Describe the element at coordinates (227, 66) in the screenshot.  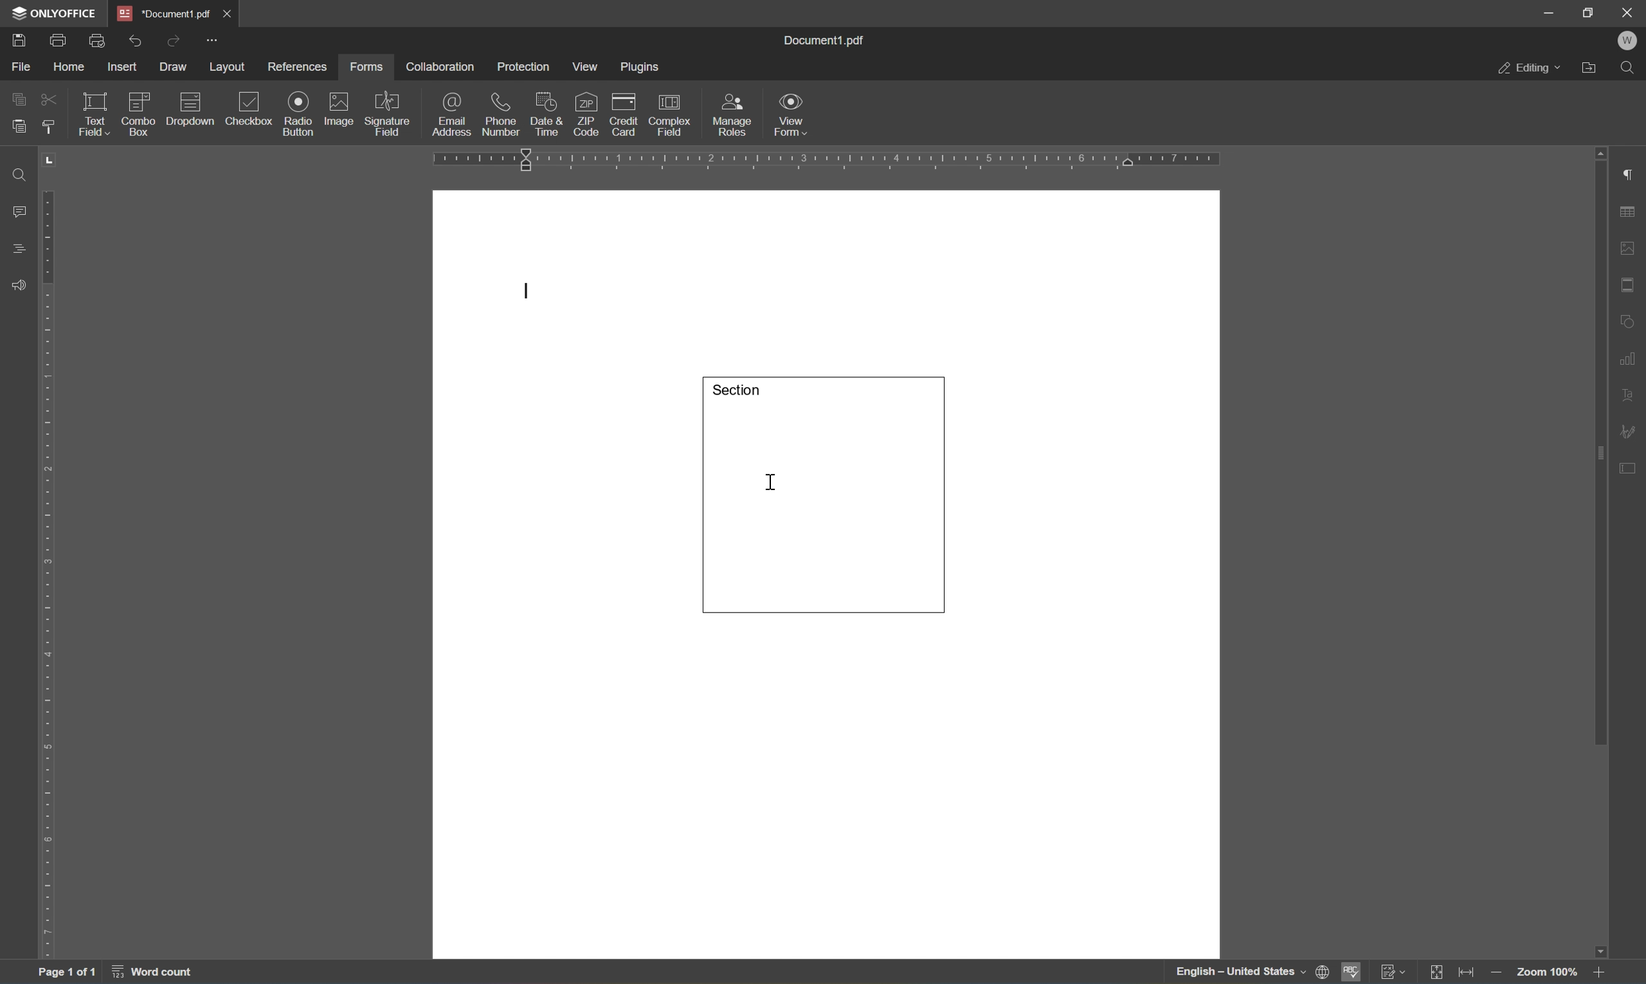
I see `layout` at that location.